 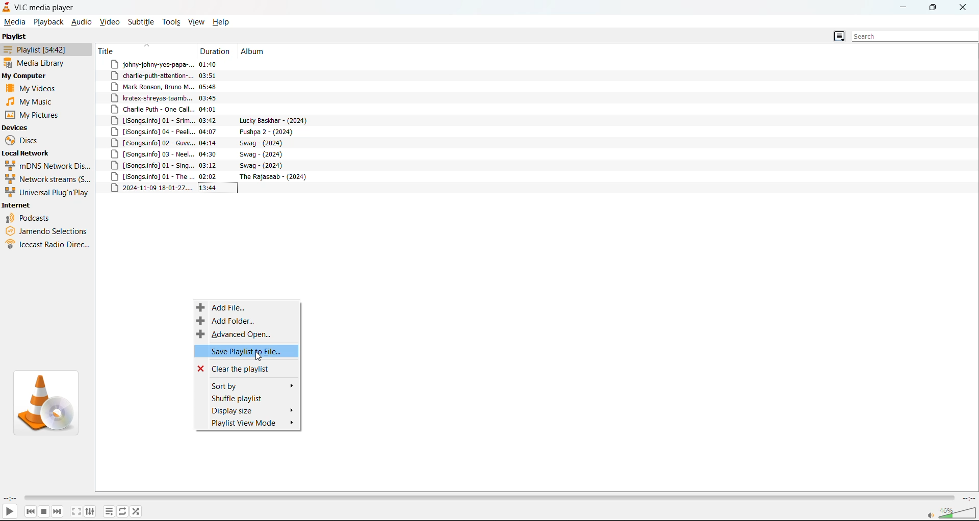 I want to click on fullscreen, so click(x=74, y=511).